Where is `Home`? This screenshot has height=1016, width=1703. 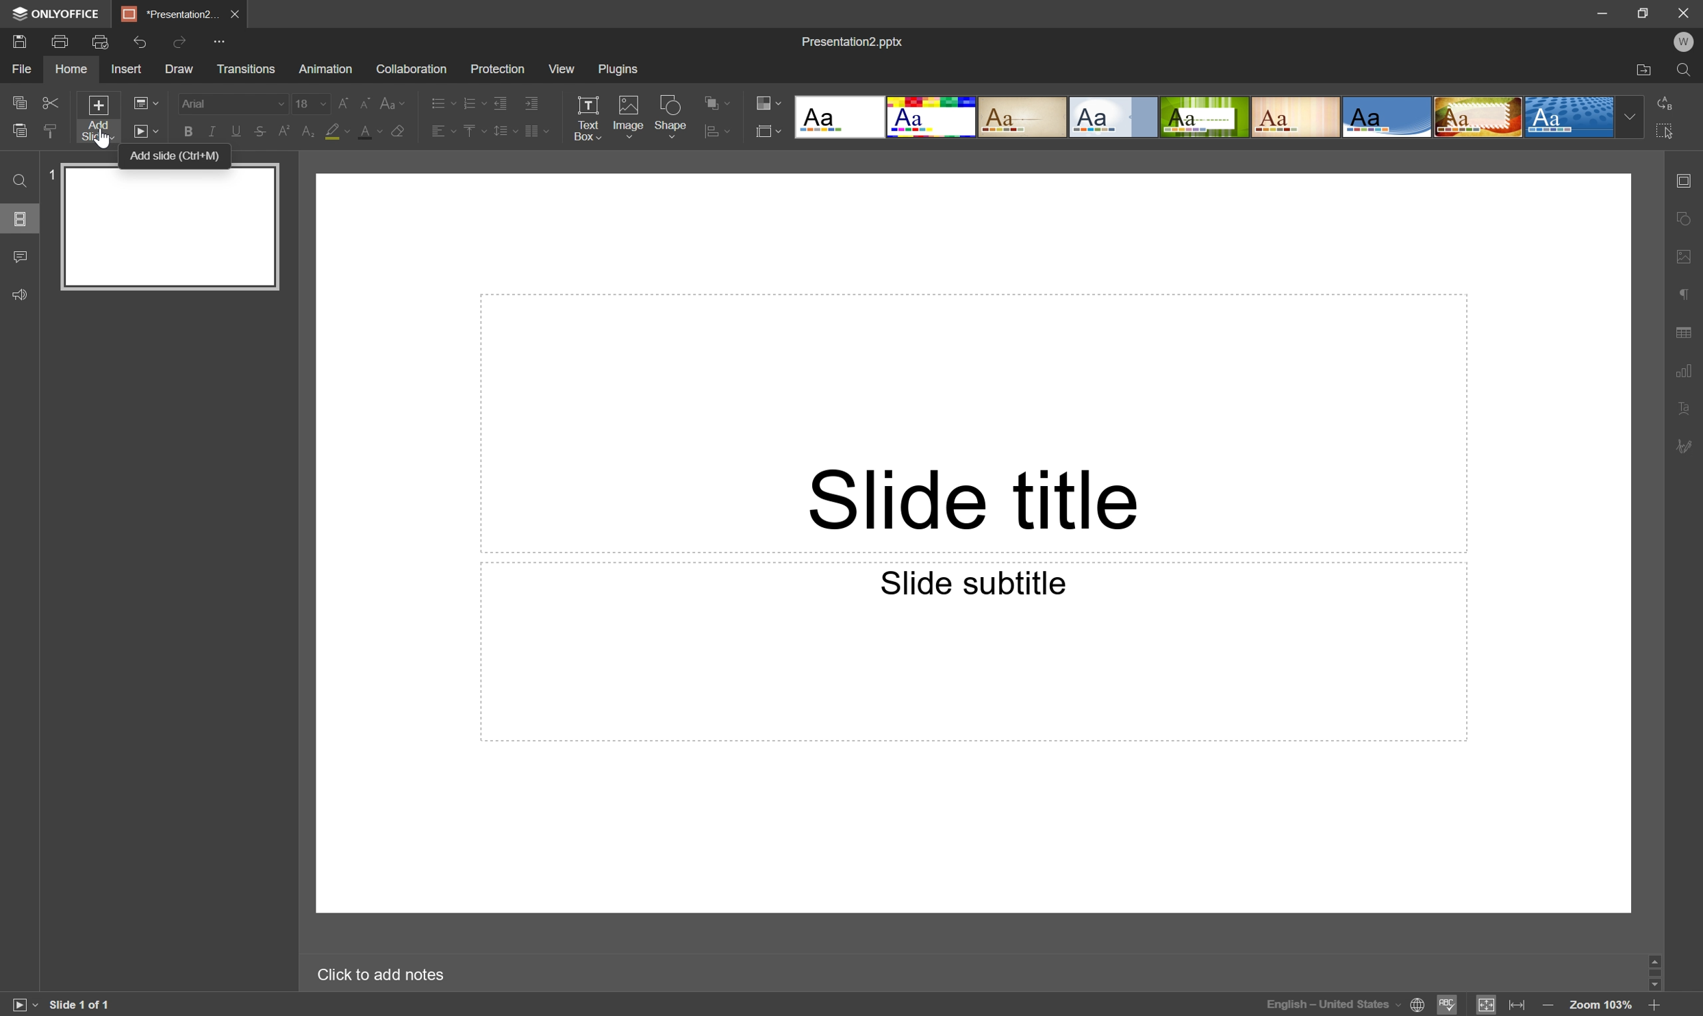
Home is located at coordinates (73, 71).